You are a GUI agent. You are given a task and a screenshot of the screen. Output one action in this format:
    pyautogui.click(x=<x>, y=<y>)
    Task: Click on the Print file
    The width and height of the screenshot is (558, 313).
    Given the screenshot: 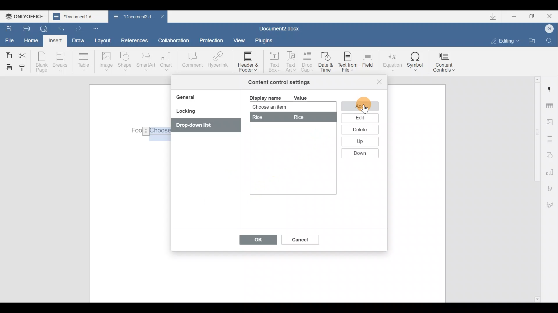 What is the action you would take?
    pyautogui.click(x=23, y=28)
    